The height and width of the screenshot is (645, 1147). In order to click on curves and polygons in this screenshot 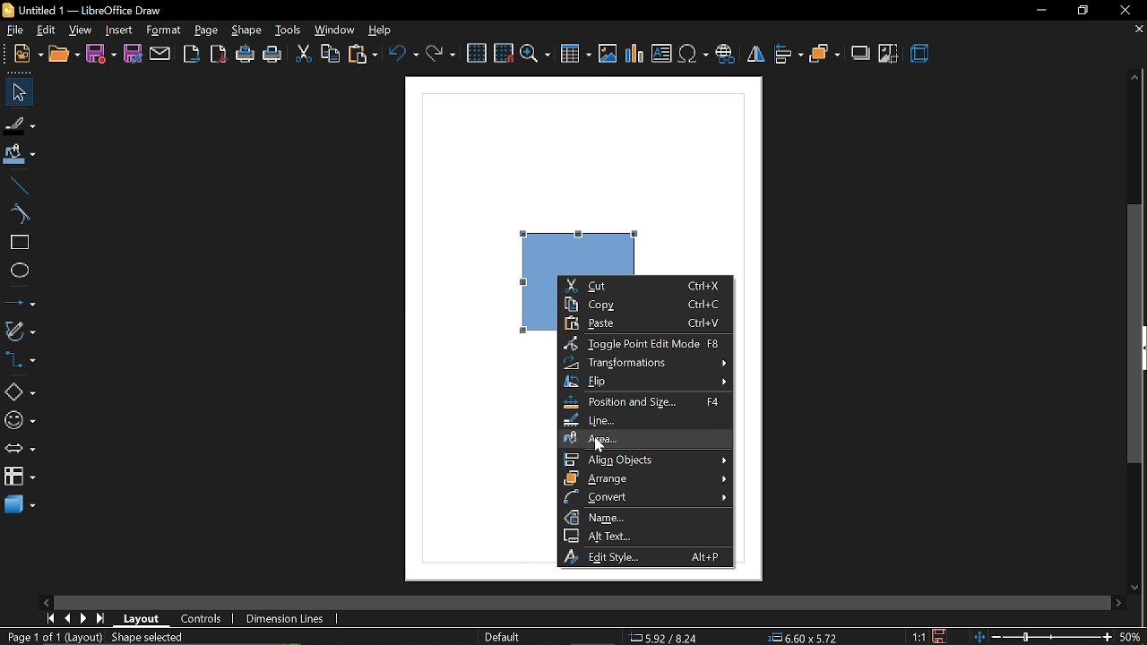, I will do `click(20, 331)`.